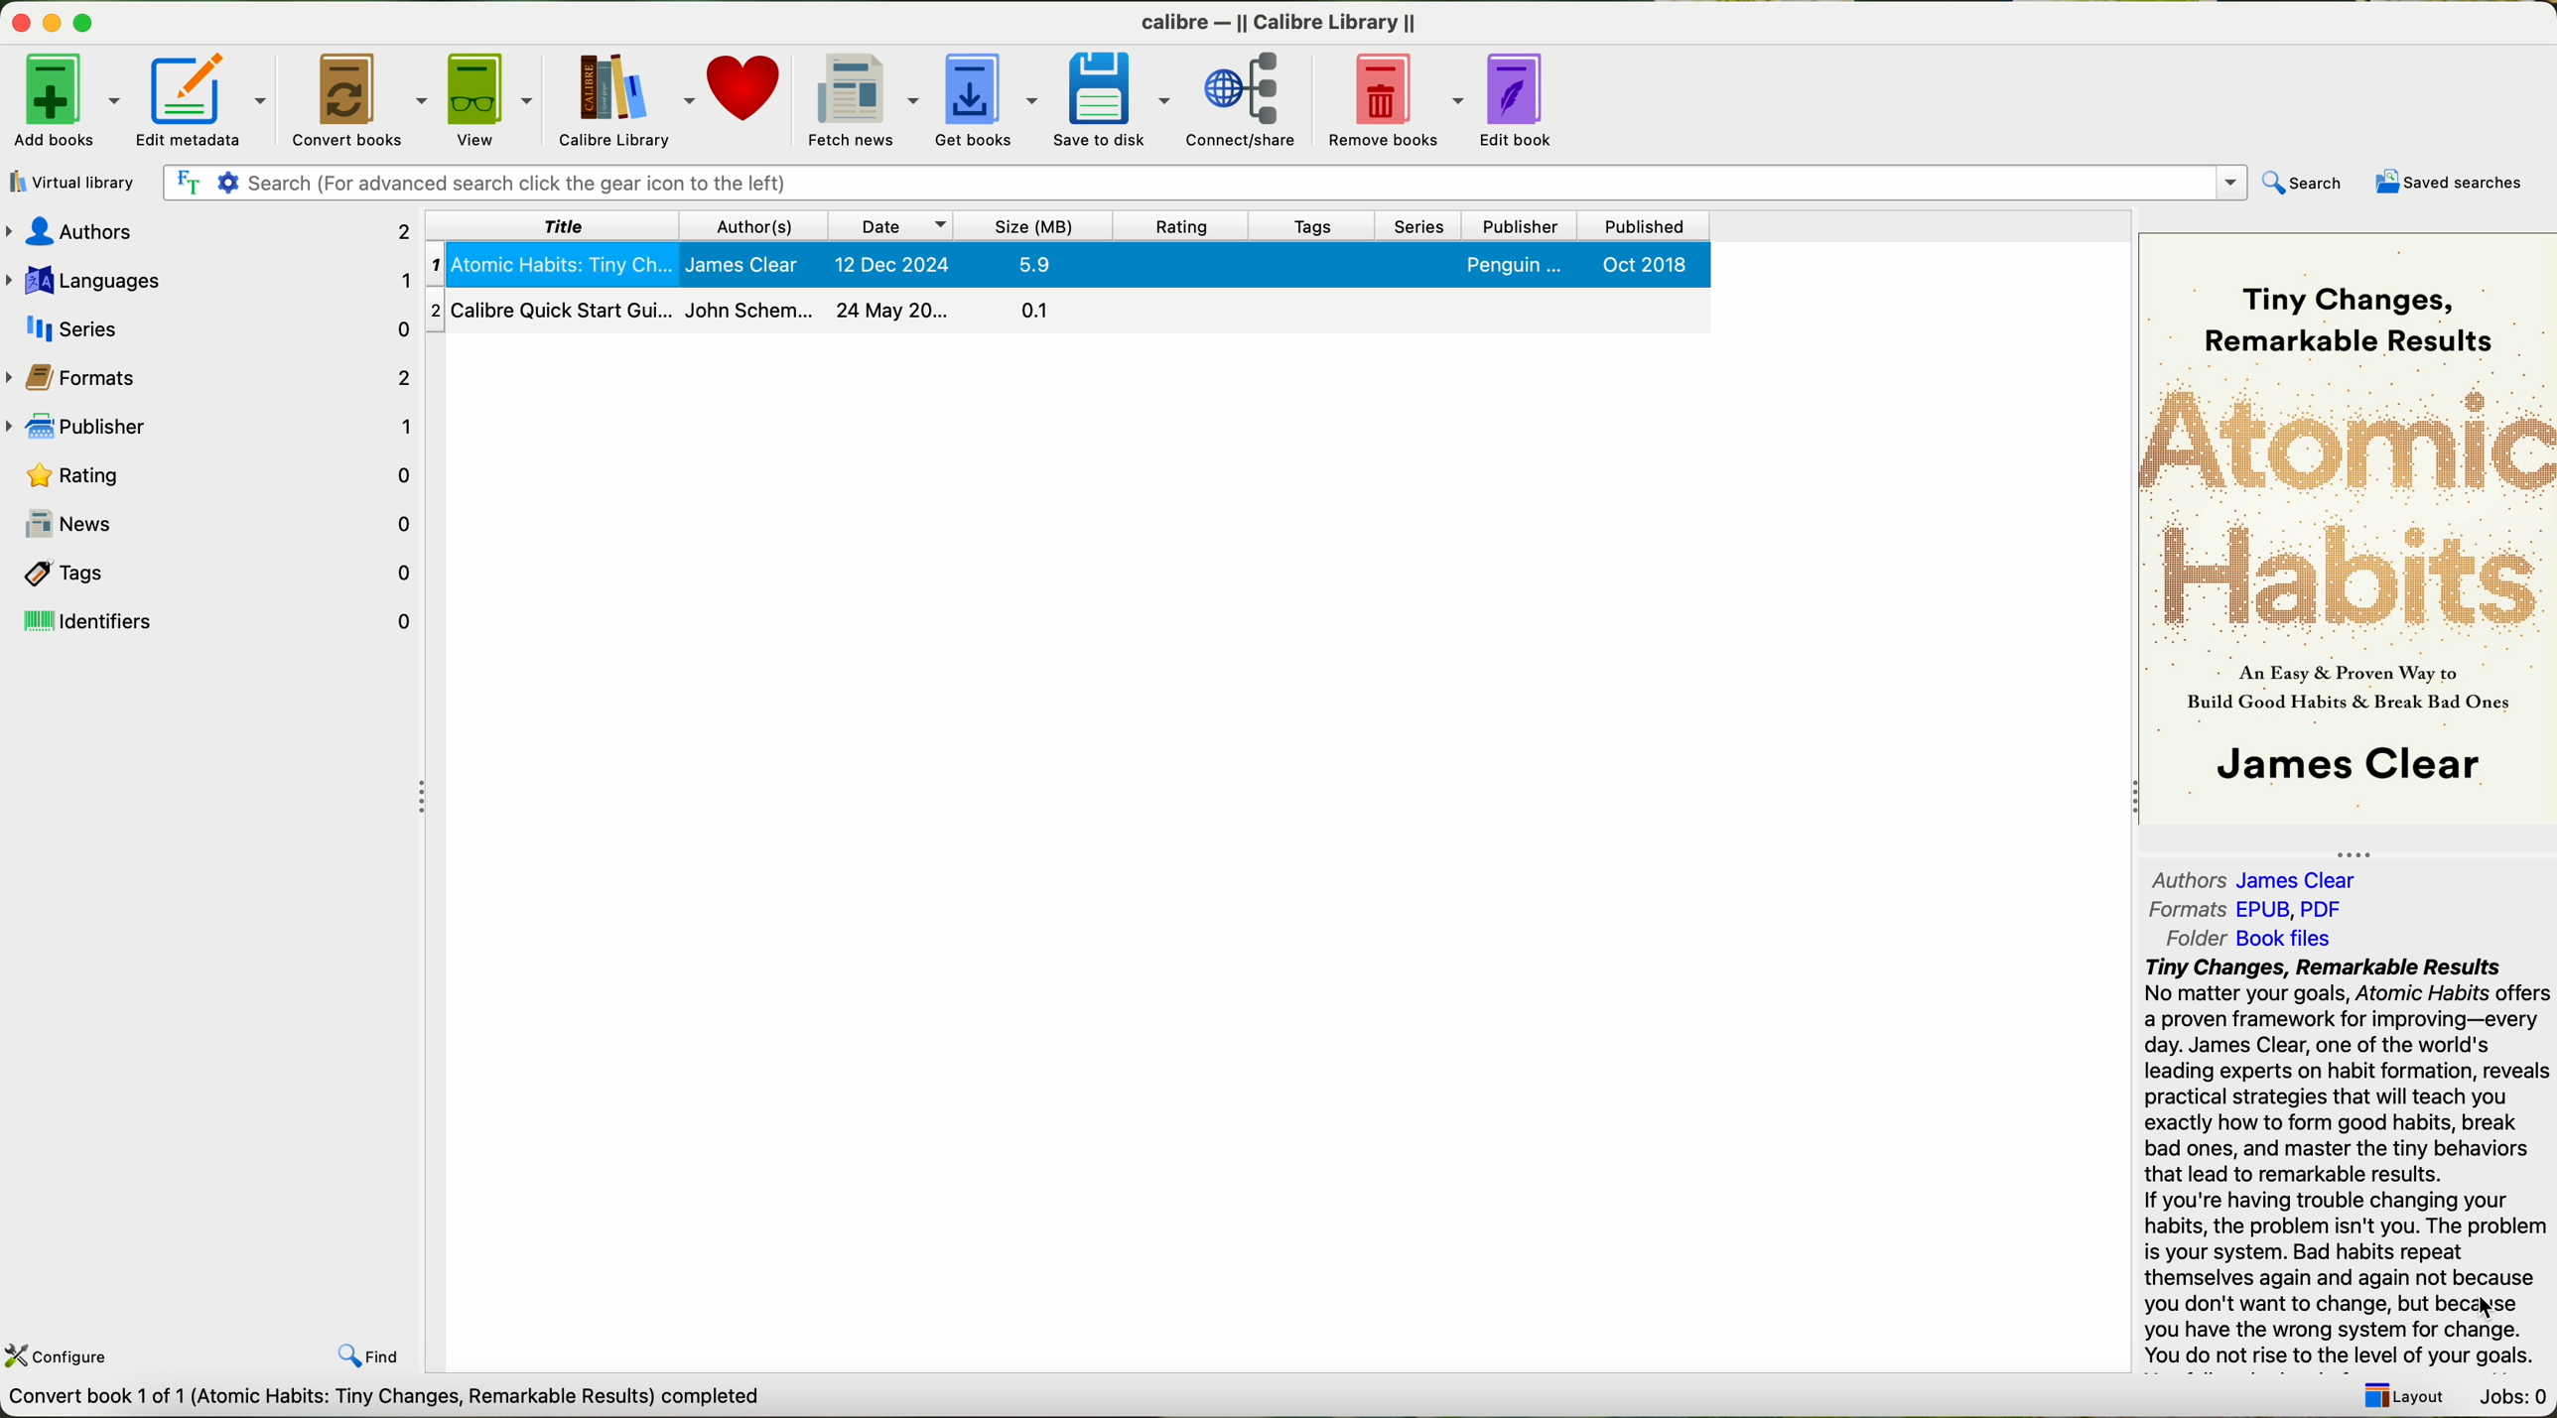 Image resolution: width=2557 pixels, height=1418 pixels. Describe the element at coordinates (66, 100) in the screenshot. I see `add books` at that location.